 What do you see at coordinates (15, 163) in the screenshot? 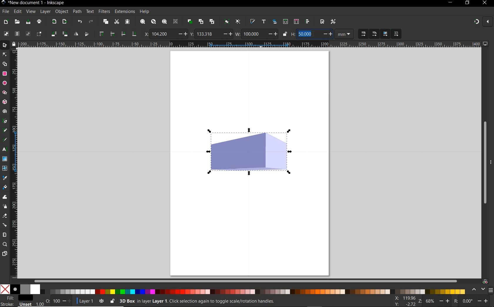
I see `ruler` at bounding box center [15, 163].